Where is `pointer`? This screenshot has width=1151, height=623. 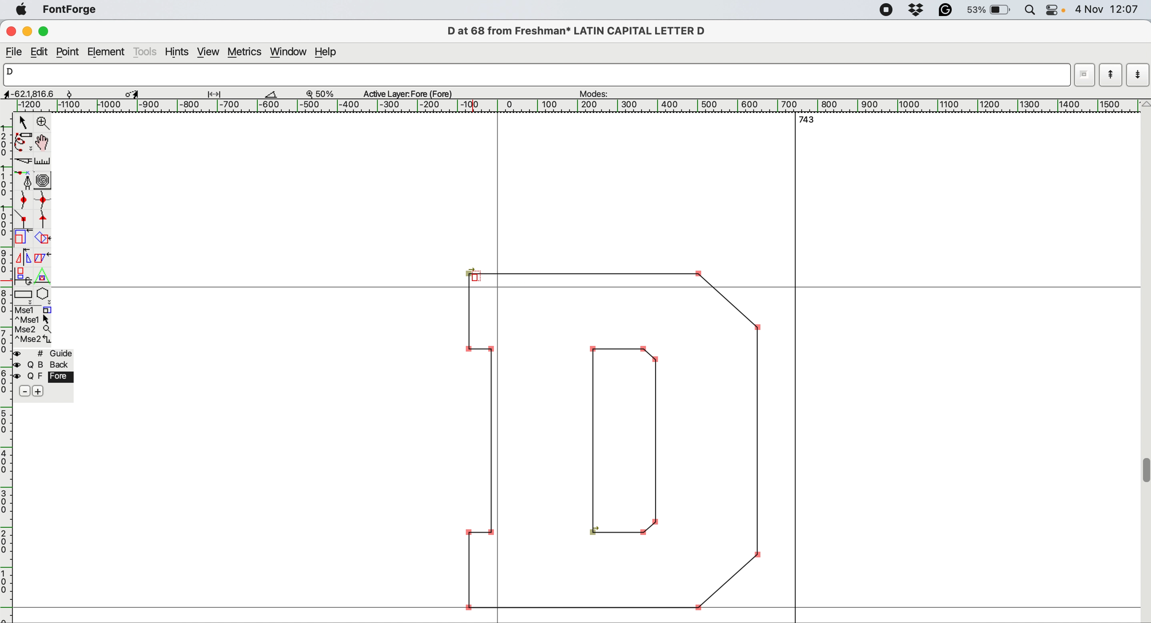 pointer is located at coordinates (24, 122).